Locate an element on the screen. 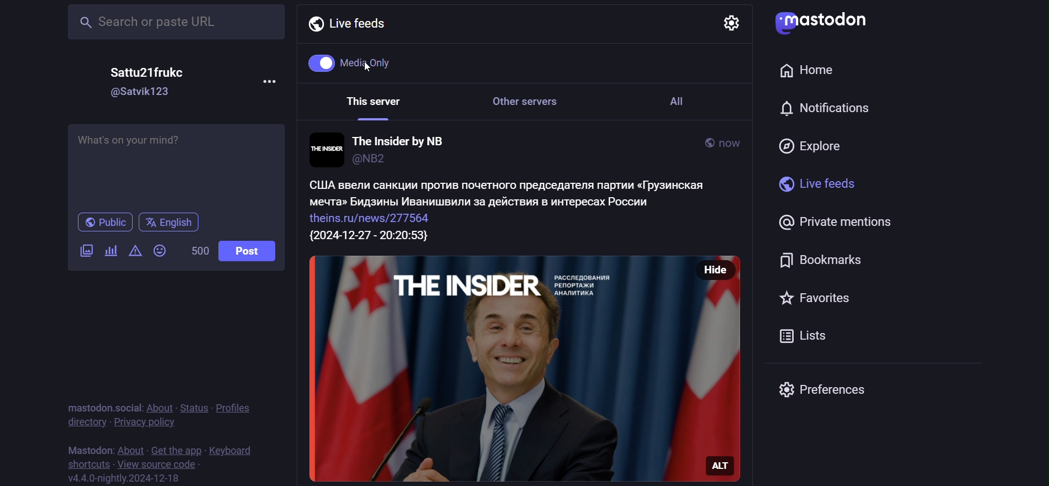  mastodon social is located at coordinates (102, 408).